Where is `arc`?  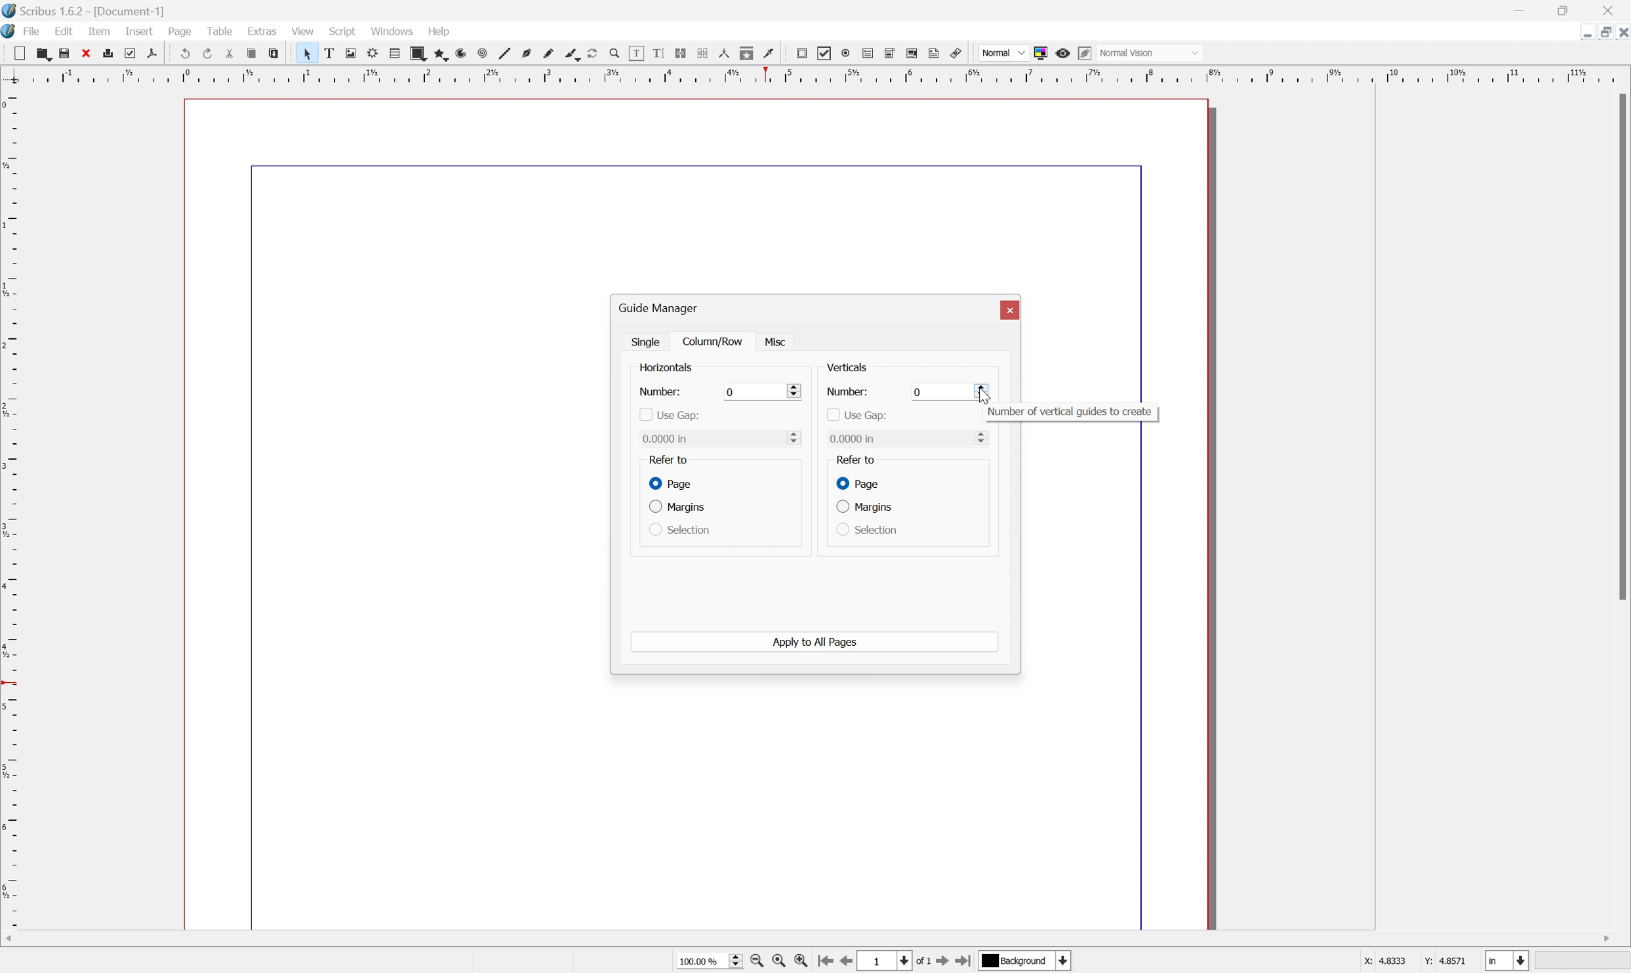 arc is located at coordinates (460, 54).